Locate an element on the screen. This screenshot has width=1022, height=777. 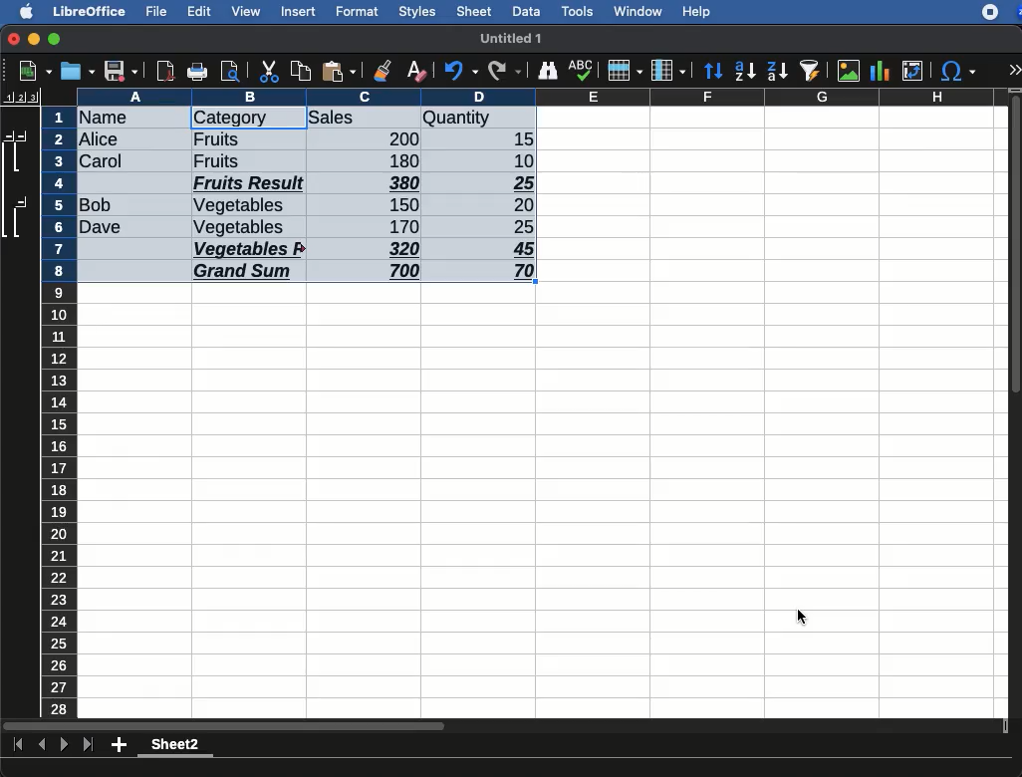
Dave is located at coordinates (104, 227).